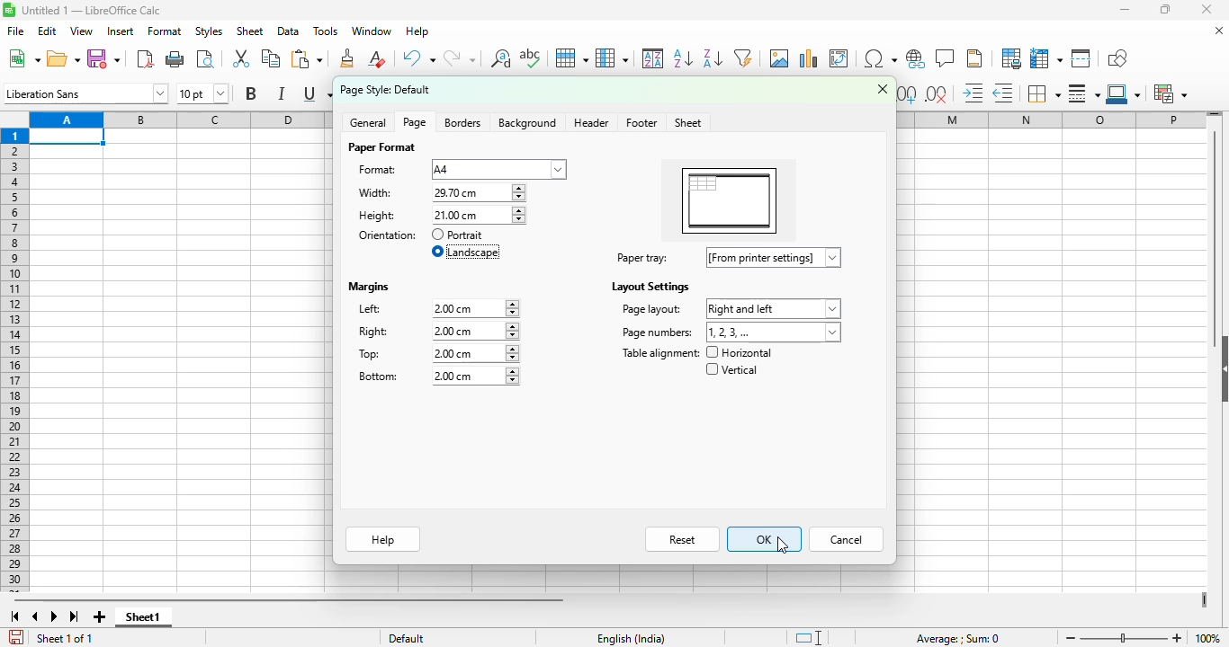 The image size is (1229, 647). Describe the element at coordinates (460, 58) in the screenshot. I see `redo` at that location.